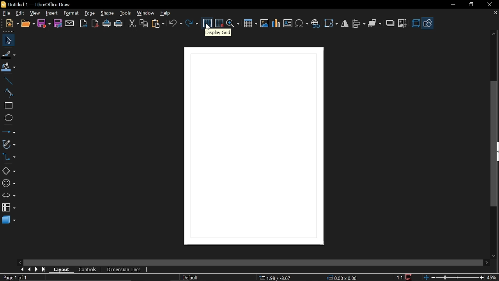  I want to click on Vertical scrollbar, so click(493, 143).